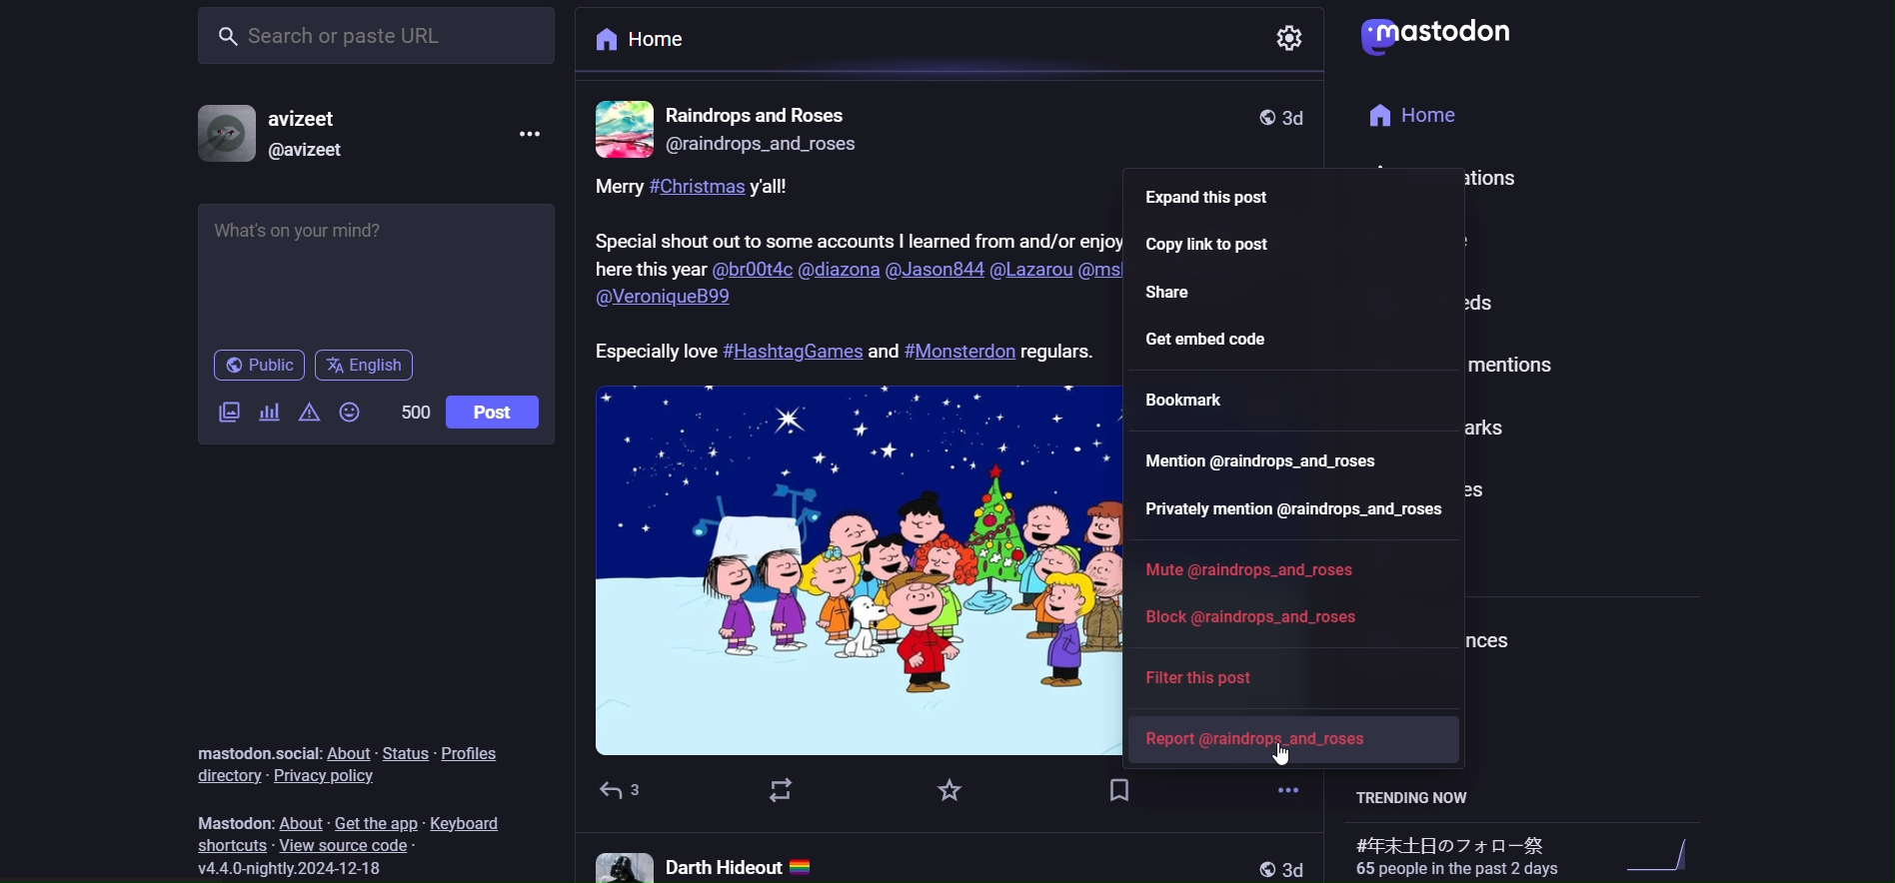 This screenshot has width=1895, height=883. I want to click on english, so click(371, 366).